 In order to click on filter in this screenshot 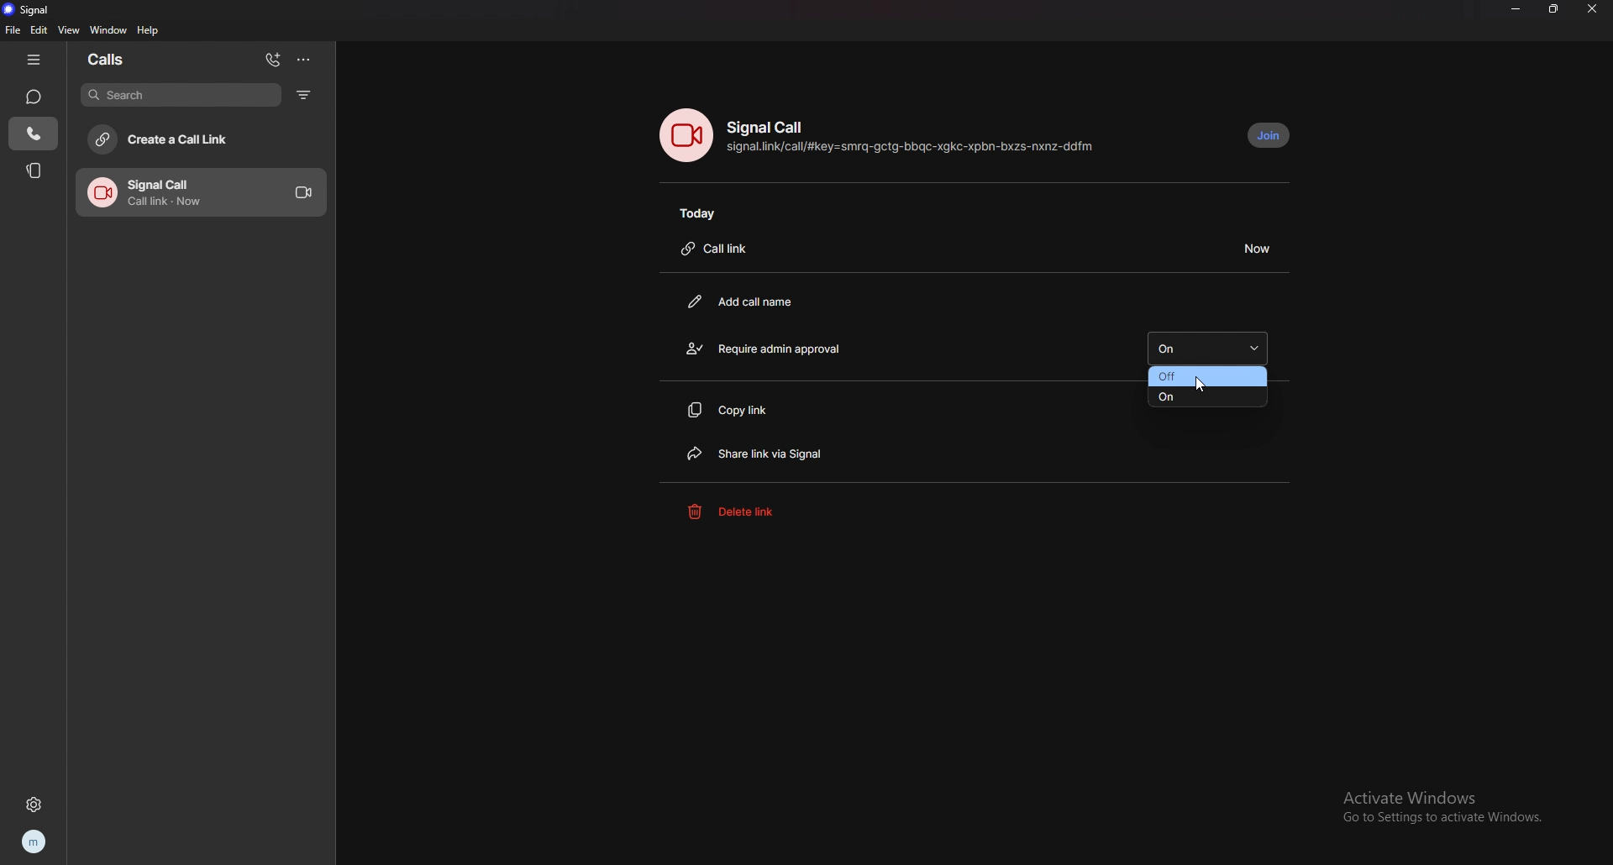, I will do `click(305, 95)`.